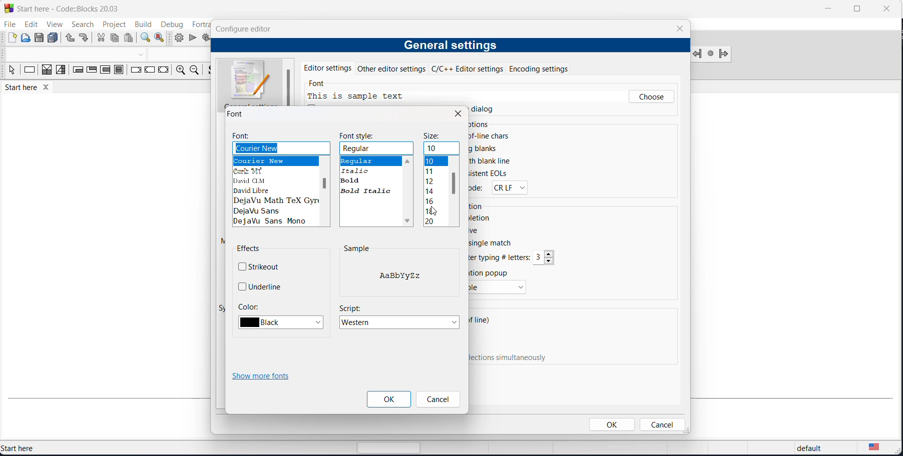  What do you see at coordinates (151, 70) in the screenshot?
I see `continue instruction` at bounding box center [151, 70].